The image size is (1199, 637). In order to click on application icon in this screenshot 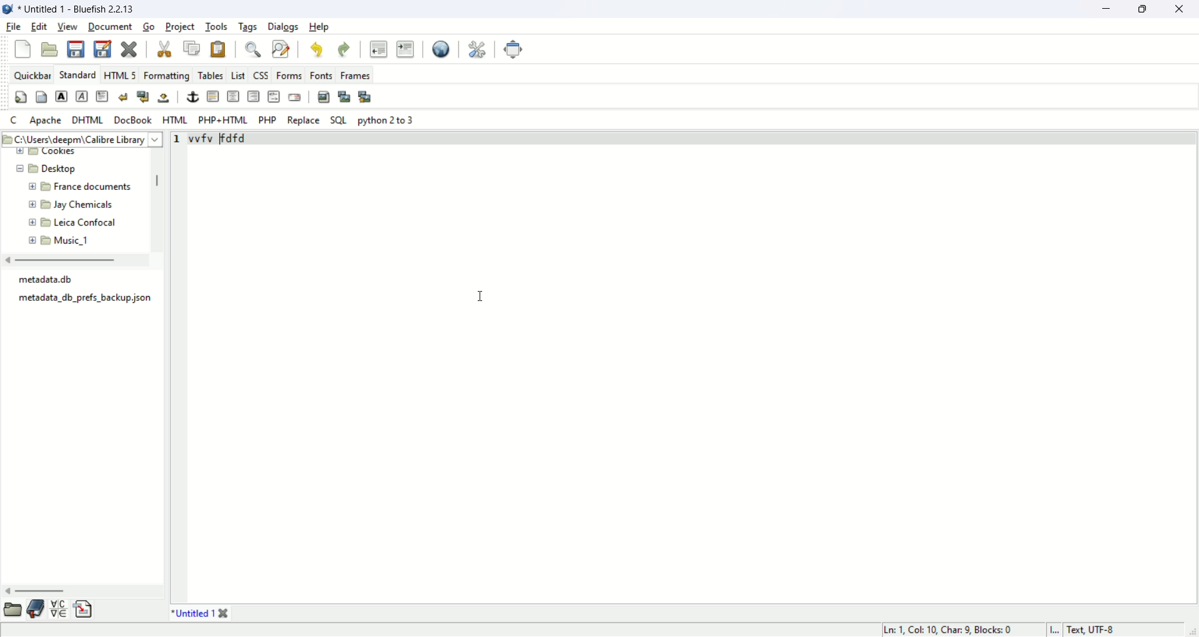, I will do `click(8, 9)`.